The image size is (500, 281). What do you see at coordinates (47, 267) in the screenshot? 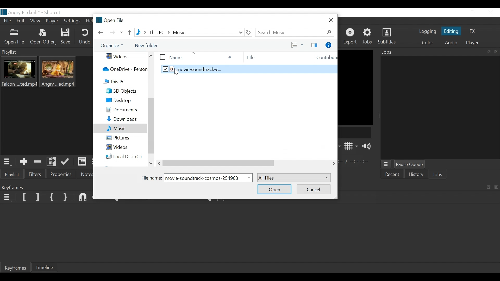
I see `Timeline` at bounding box center [47, 267].